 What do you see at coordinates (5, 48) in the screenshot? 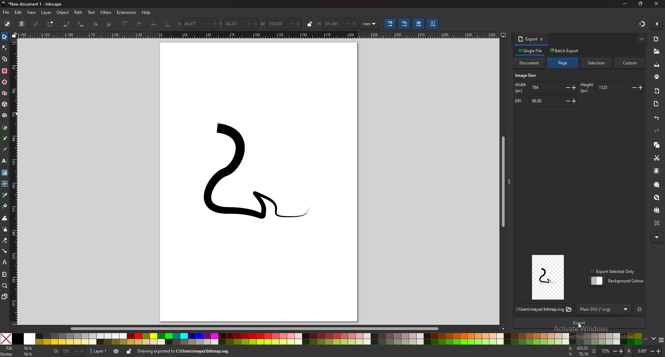
I see `node` at bounding box center [5, 48].